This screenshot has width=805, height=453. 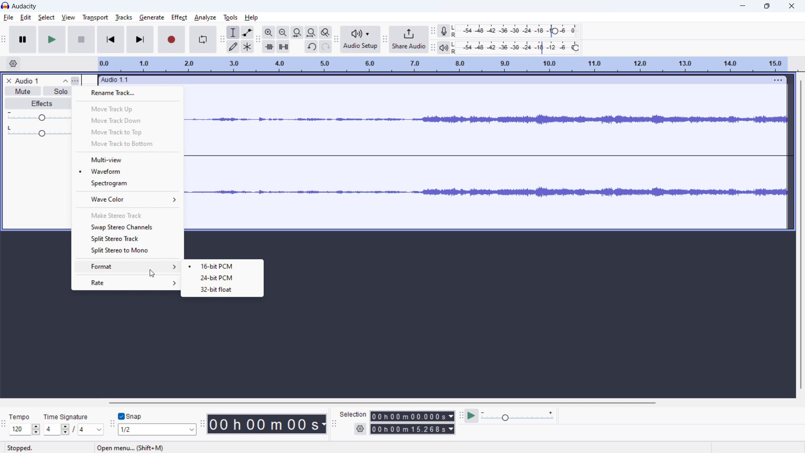 I want to click on playback meter toolbar, so click(x=433, y=47).